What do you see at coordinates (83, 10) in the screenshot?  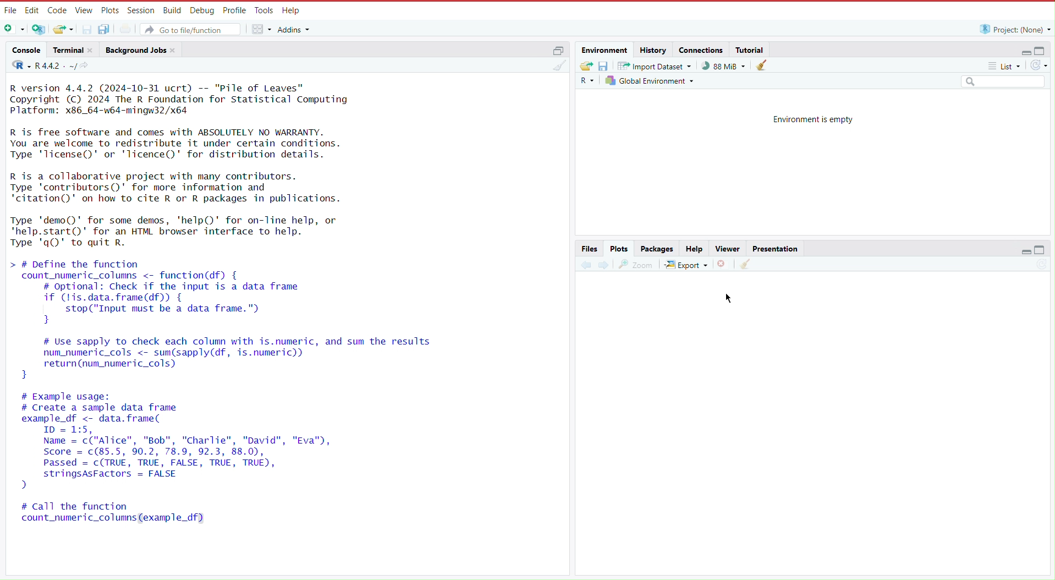 I see `View` at bounding box center [83, 10].